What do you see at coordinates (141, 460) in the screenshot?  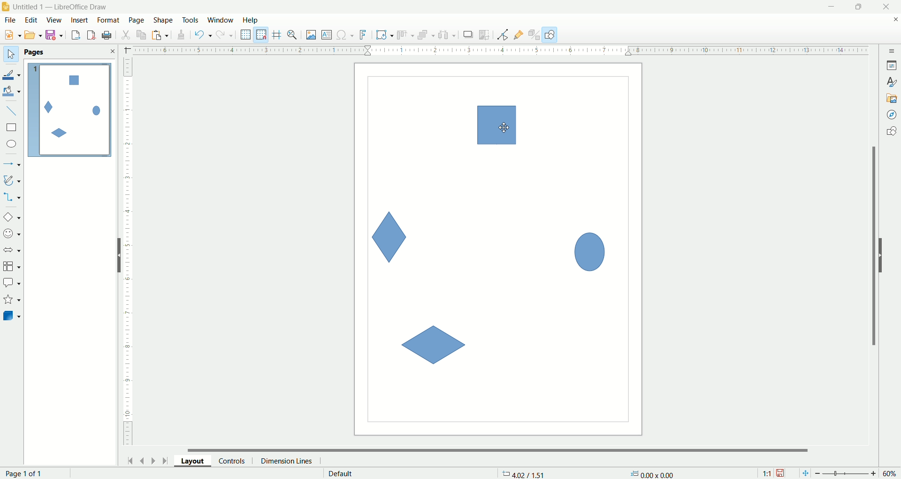 I see `previous page` at bounding box center [141, 460].